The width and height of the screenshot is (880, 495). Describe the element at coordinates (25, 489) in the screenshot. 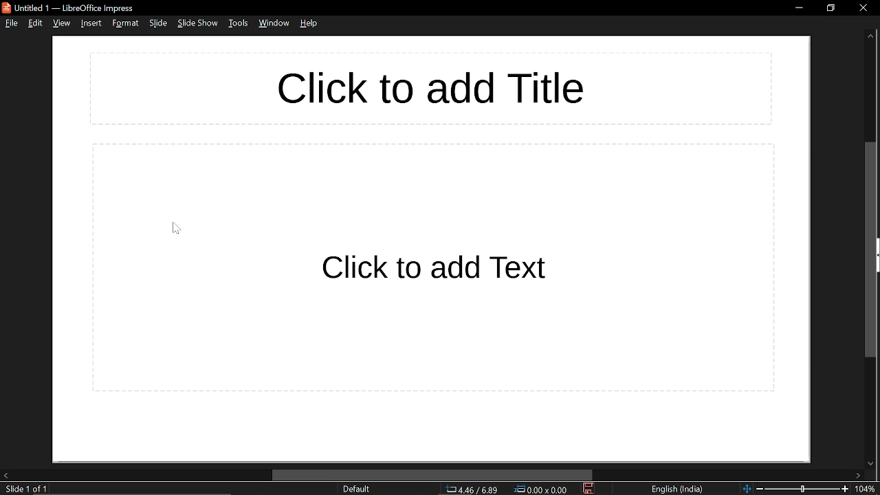

I see `current slide` at that location.